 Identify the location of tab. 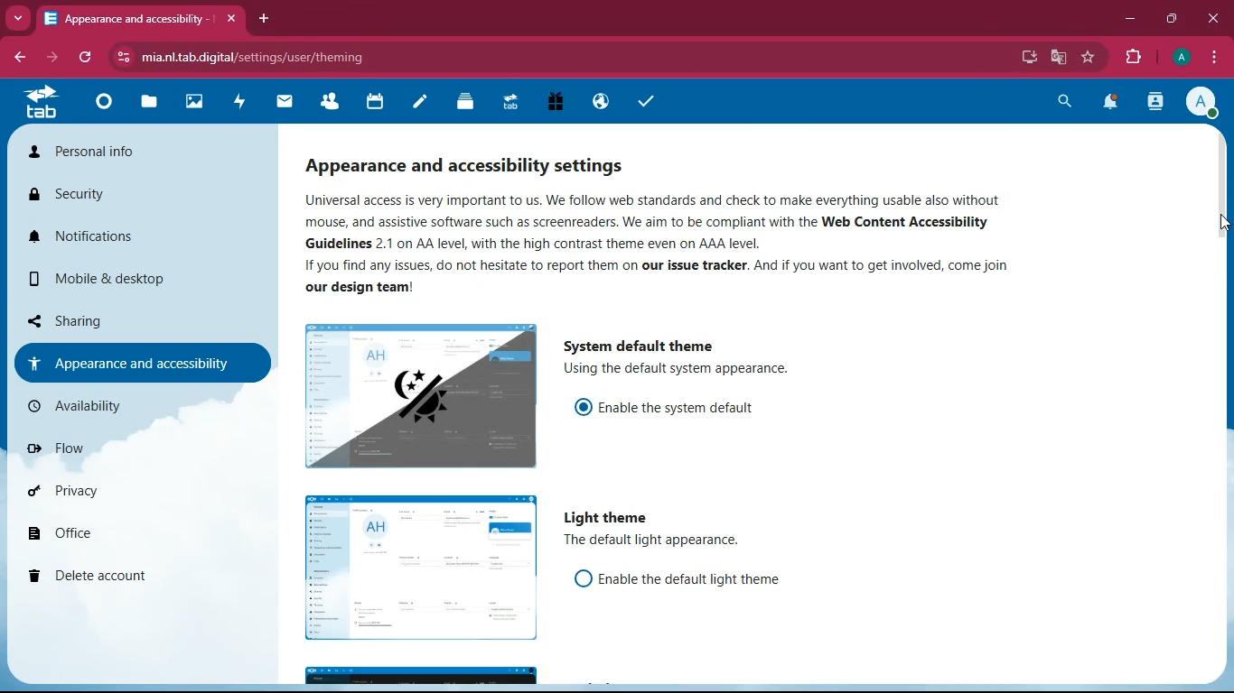
(40, 102).